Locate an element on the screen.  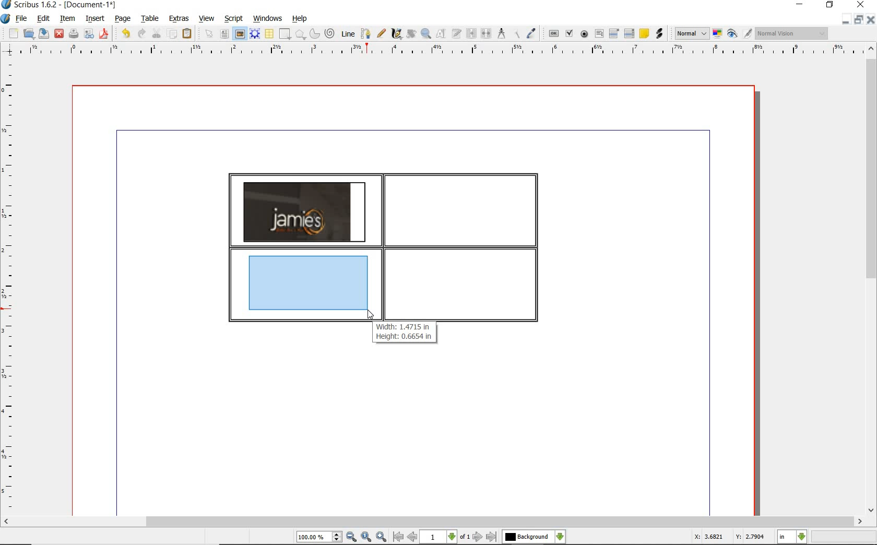
redo is located at coordinates (141, 33).